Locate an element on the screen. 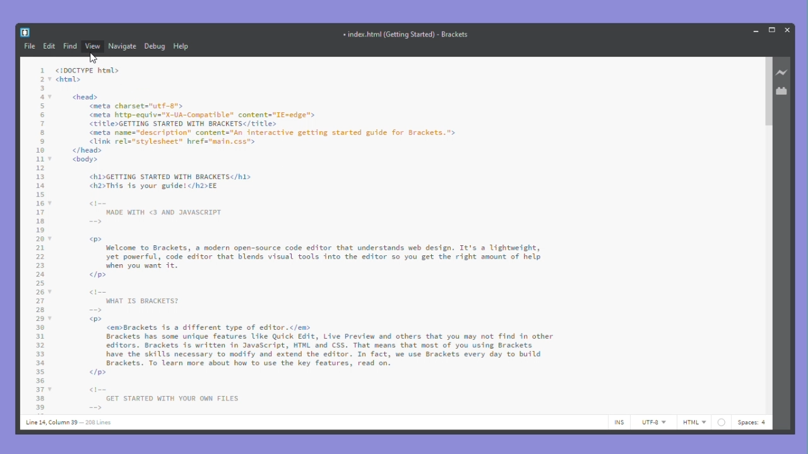  Maximize is located at coordinates (773, 29).